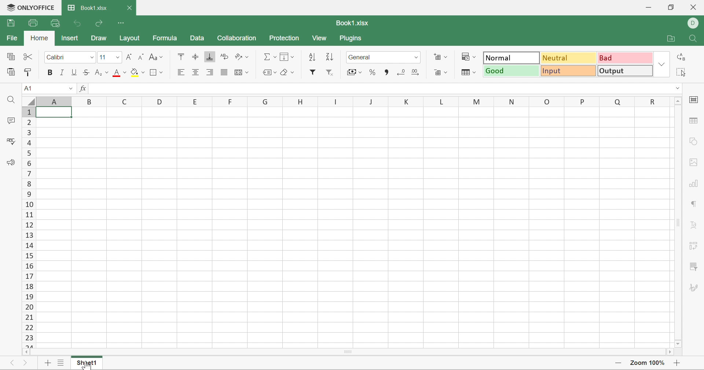 The width and height of the screenshot is (704, 370). Describe the element at coordinates (662, 64) in the screenshot. I see `Drop down` at that location.